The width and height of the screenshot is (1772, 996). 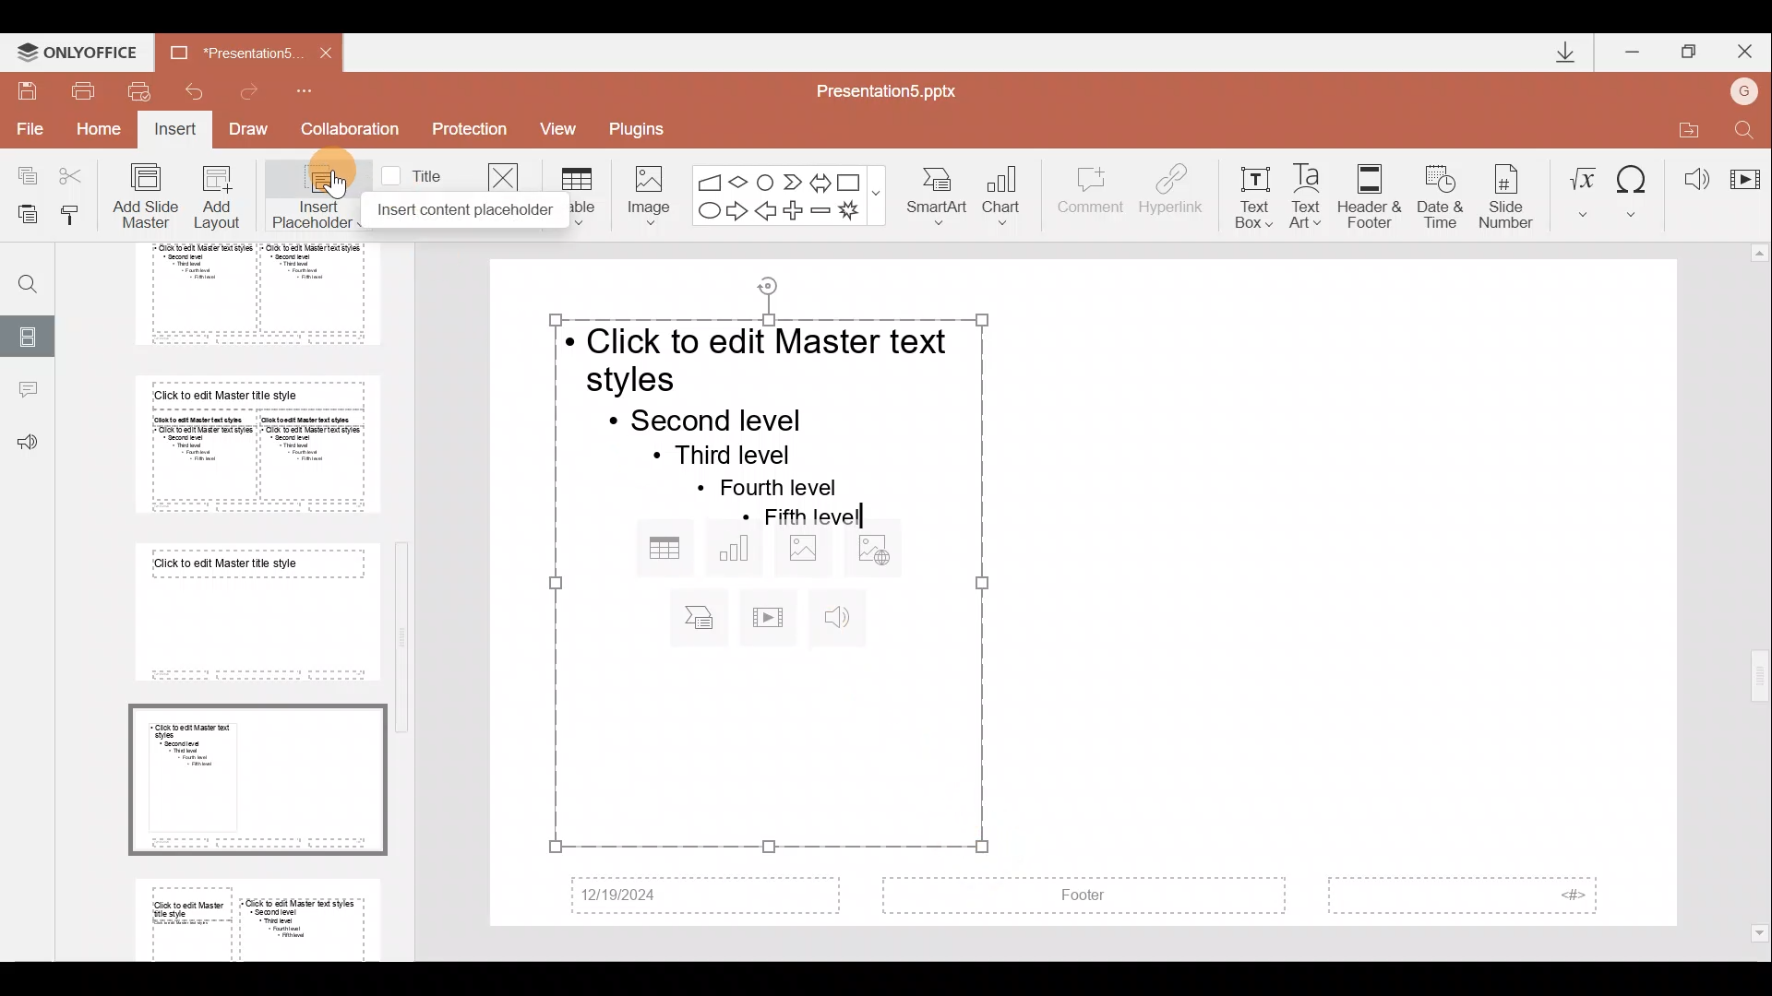 What do you see at coordinates (261, 916) in the screenshot?
I see `Slide 9` at bounding box center [261, 916].